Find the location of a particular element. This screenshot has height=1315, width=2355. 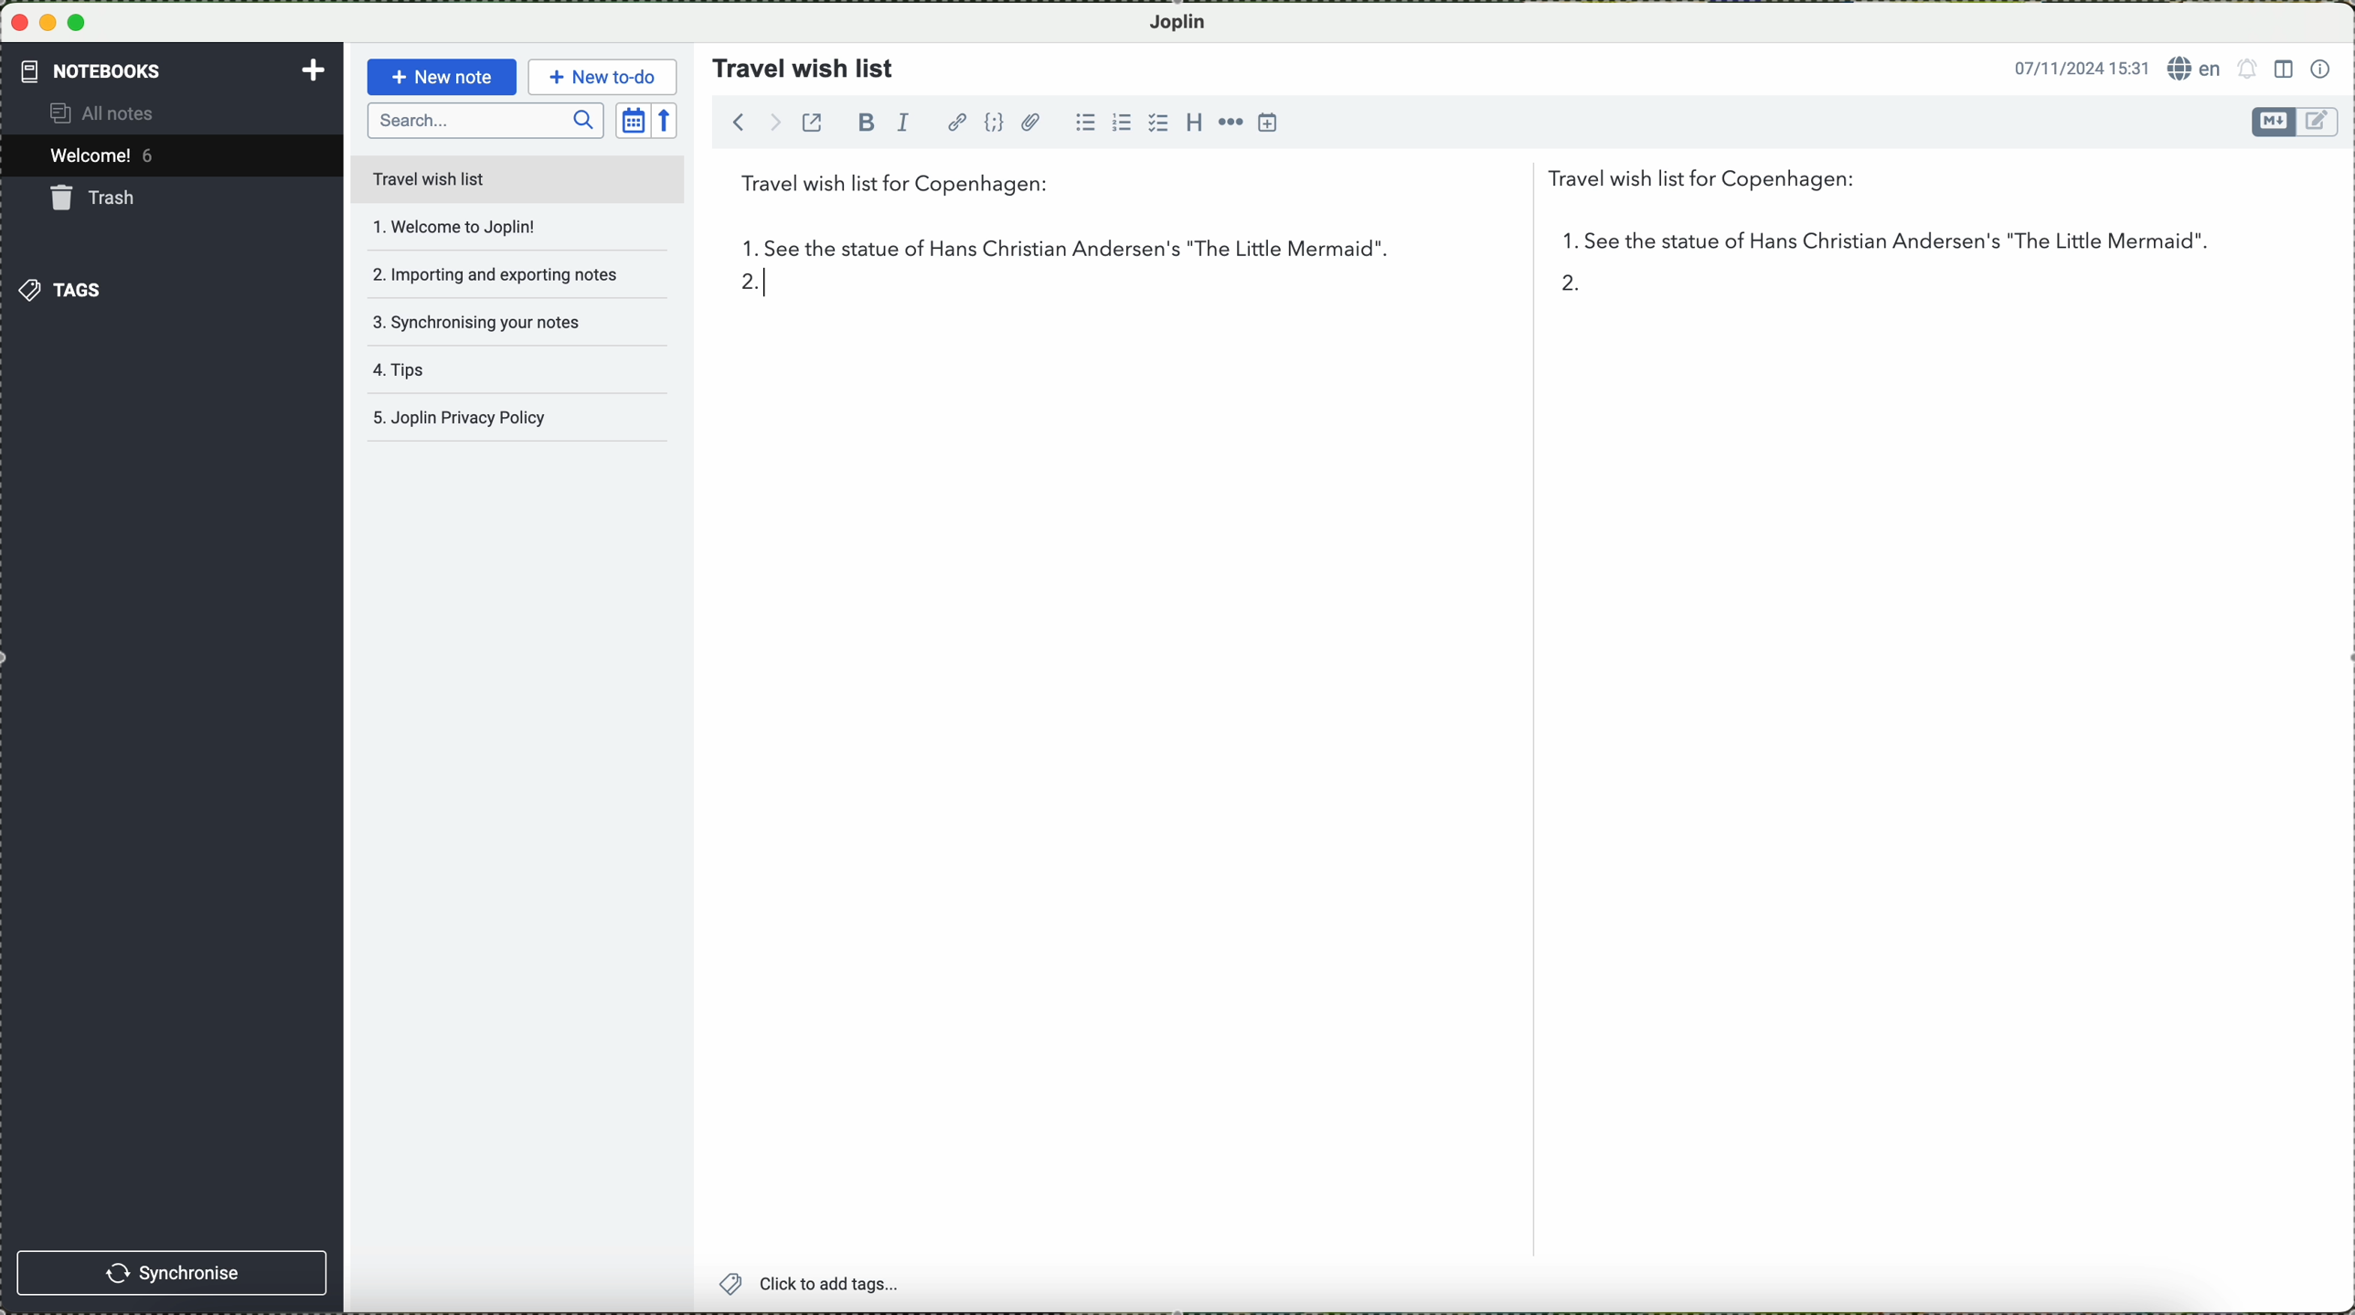

travel wish list for Copenhagen: is located at coordinates (1308, 187).